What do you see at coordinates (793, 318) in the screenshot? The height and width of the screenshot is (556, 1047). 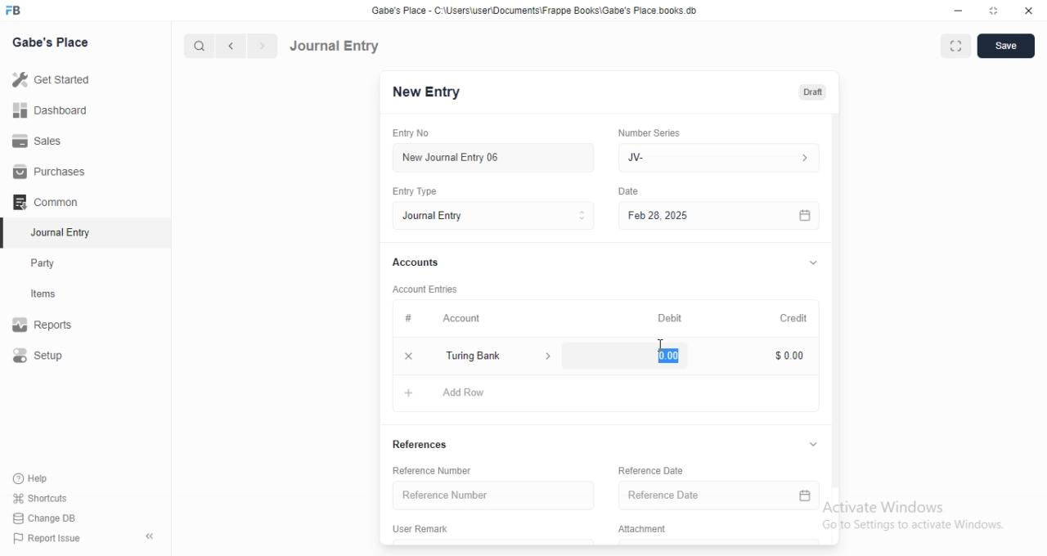 I see `Credit` at bounding box center [793, 318].